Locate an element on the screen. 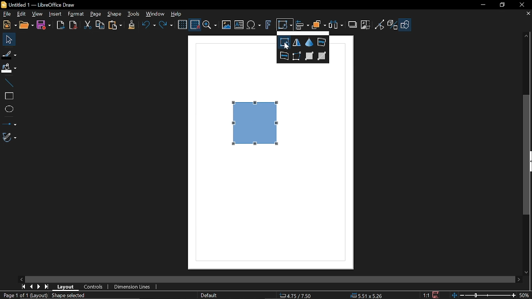 The height and width of the screenshot is (299, 532). Page 1 of 1 (Layout) is located at coordinates (25, 295).